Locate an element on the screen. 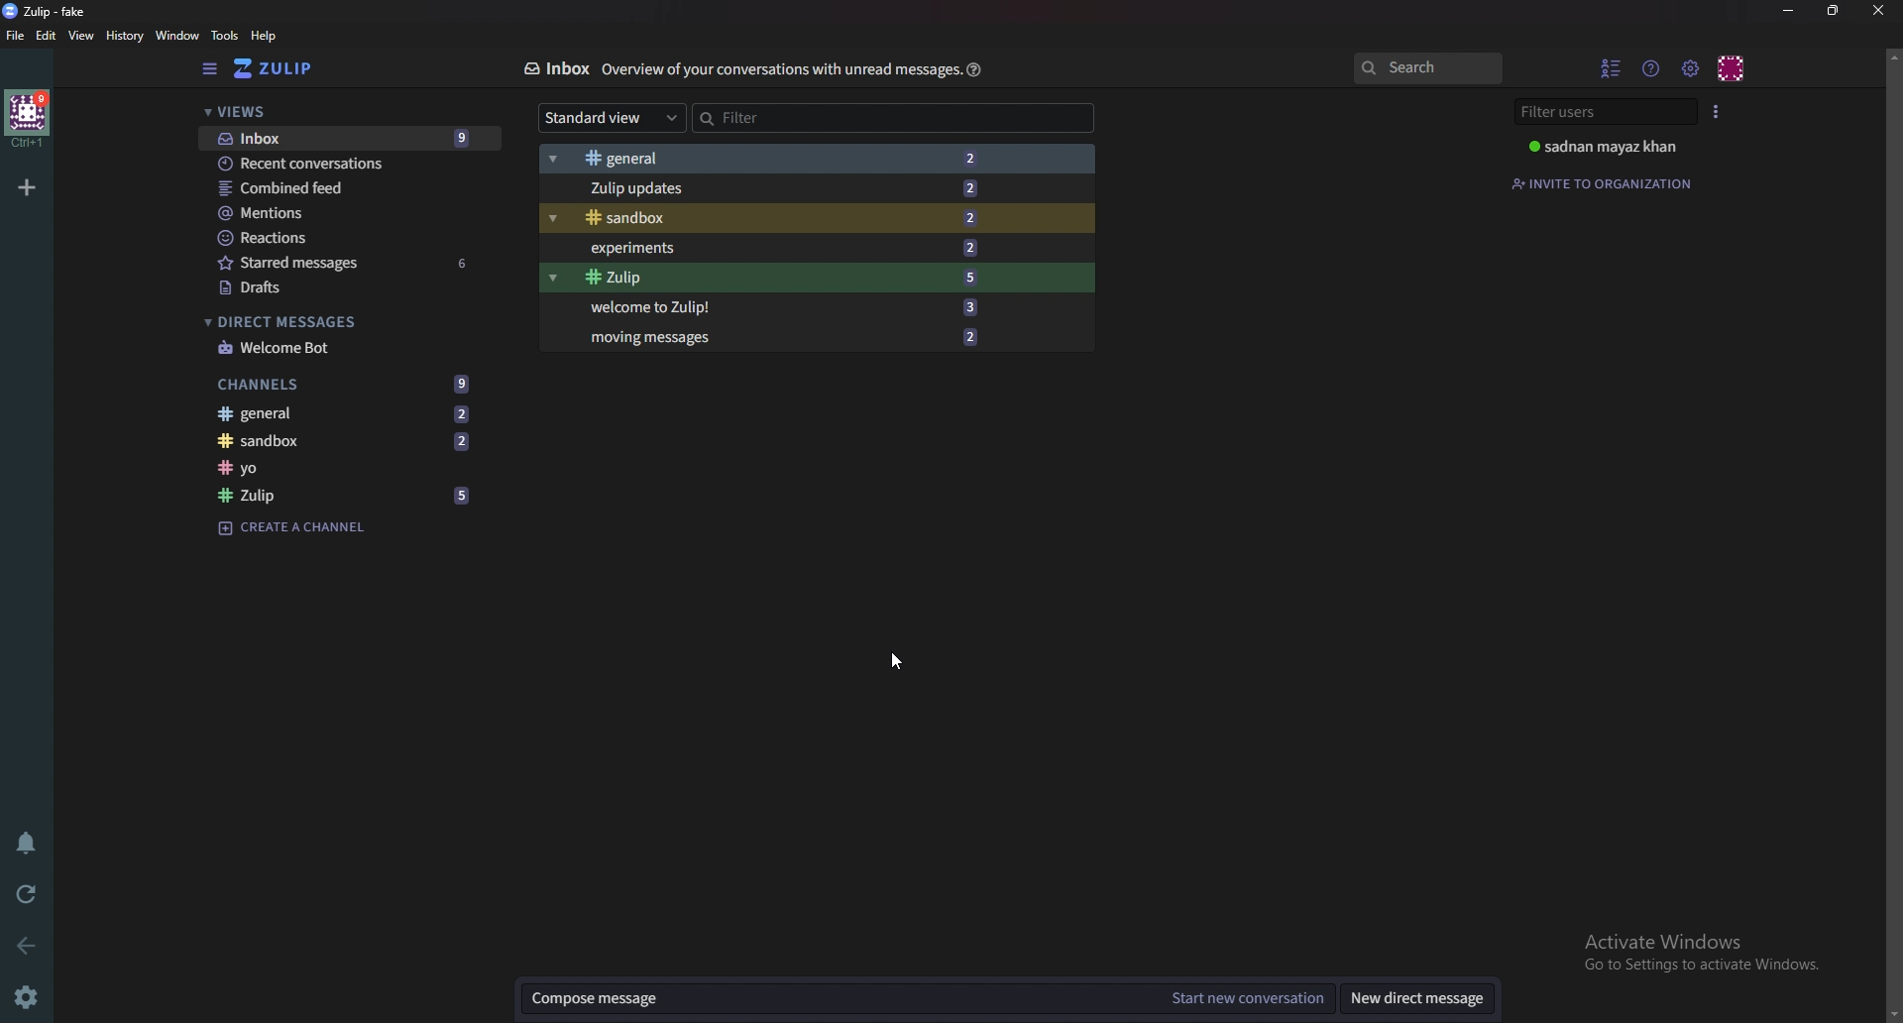  Start new conversation is located at coordinates (1249, 997).